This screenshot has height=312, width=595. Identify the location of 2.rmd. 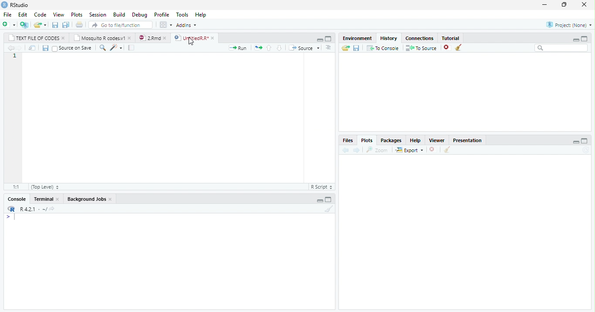
(150, 38).